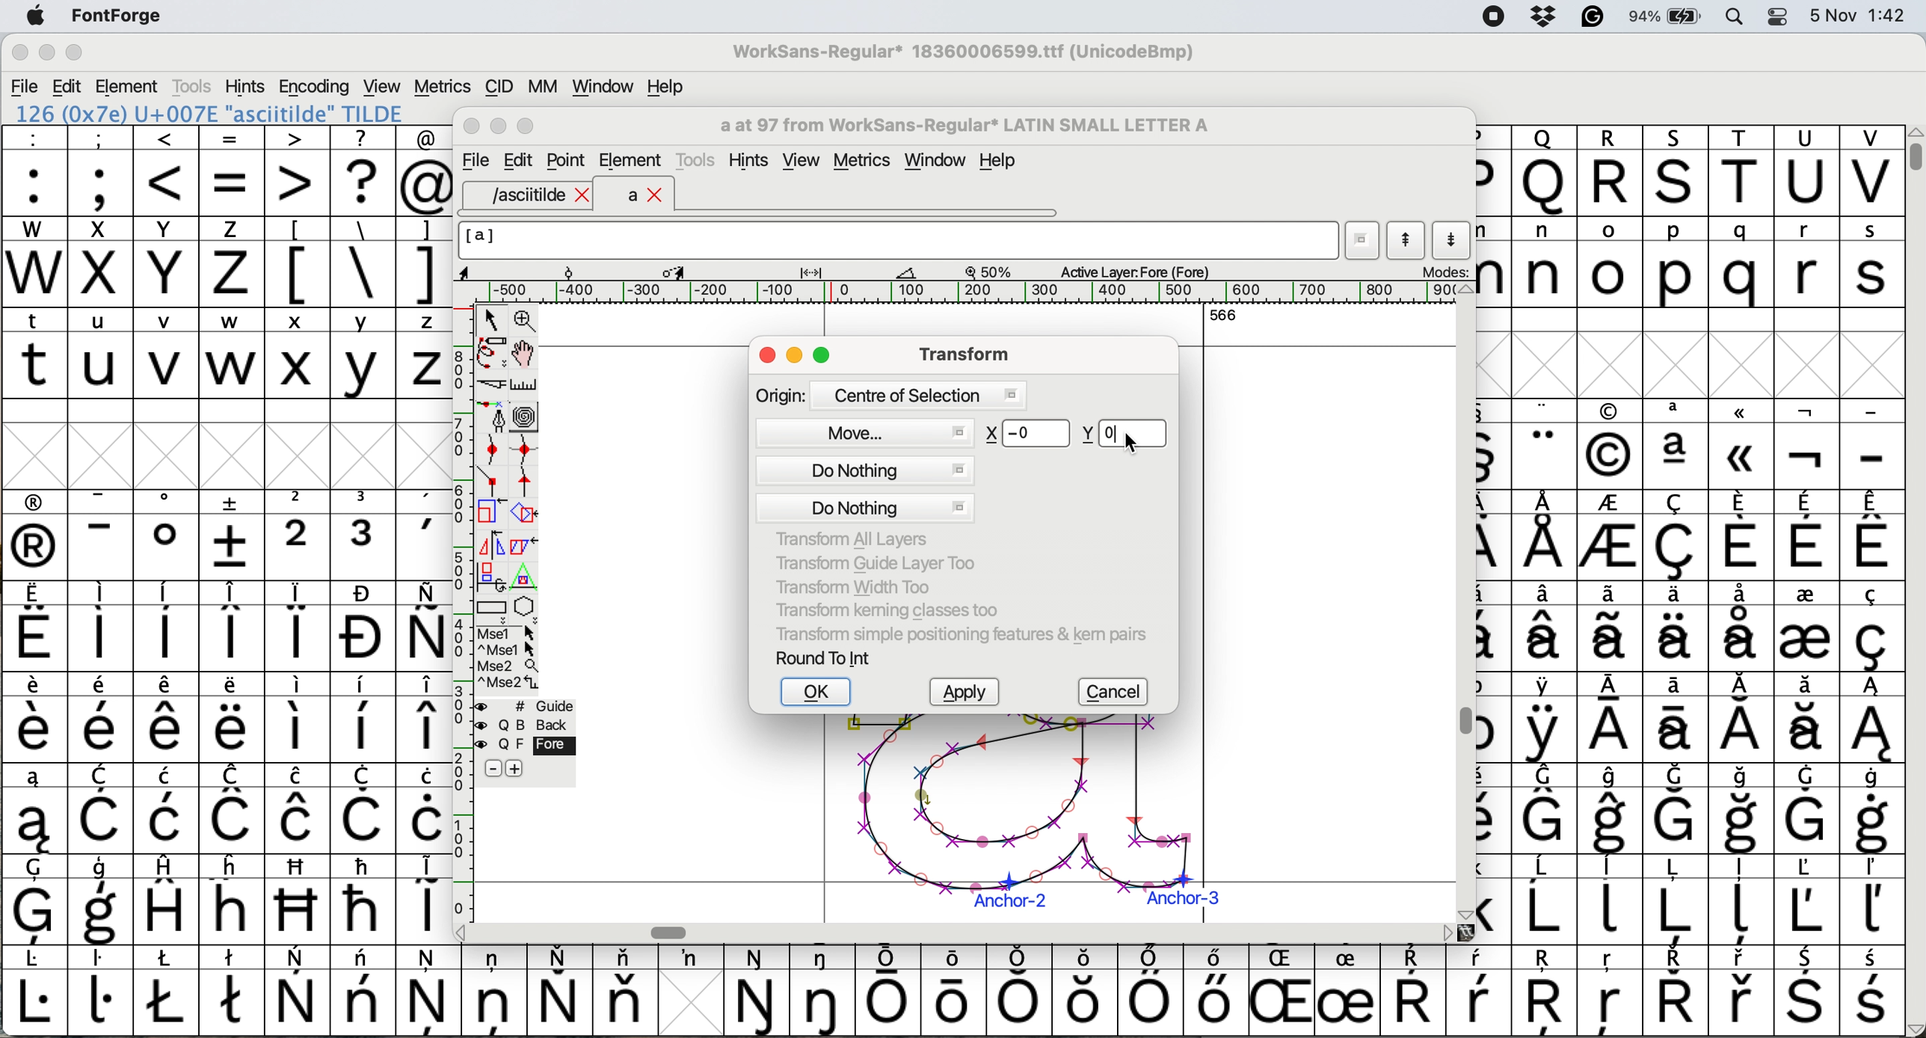 The width and height of the screenshot is (1926, 1038). Describe the element at coordinates (751, 161) in the screenshot. I see `hints` at that location.